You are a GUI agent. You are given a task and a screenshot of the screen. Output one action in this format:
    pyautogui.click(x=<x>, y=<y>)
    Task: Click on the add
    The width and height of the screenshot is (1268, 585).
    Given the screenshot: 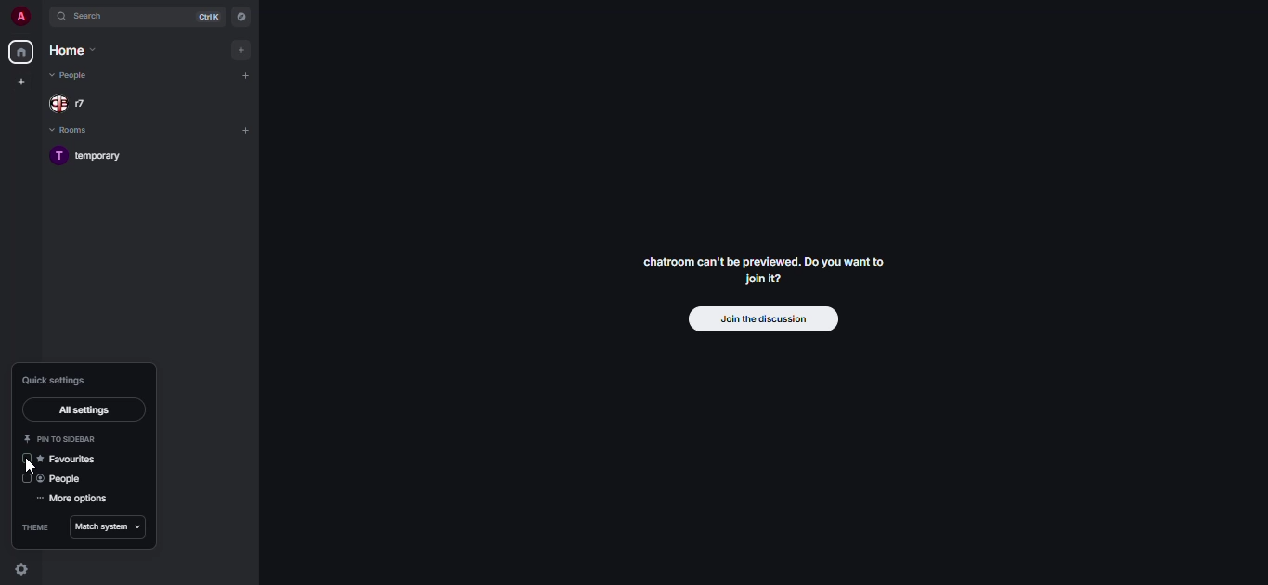 What is the action you would take?
    pyautogui.click(x=243, y=50)
    